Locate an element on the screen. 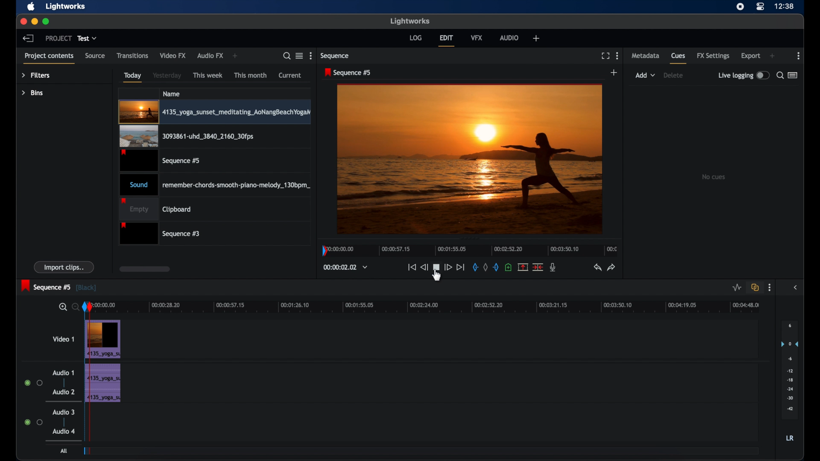  cursor is located at coordinates (436, 274).